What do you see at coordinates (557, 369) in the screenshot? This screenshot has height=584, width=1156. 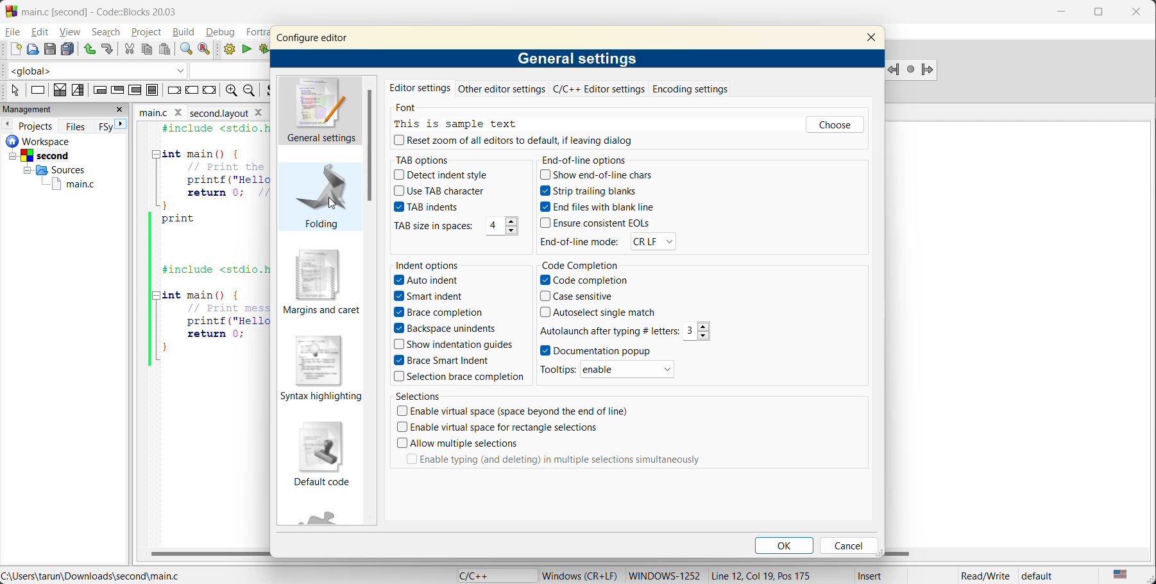 I see `Tool` at bounding box center [557, 369].